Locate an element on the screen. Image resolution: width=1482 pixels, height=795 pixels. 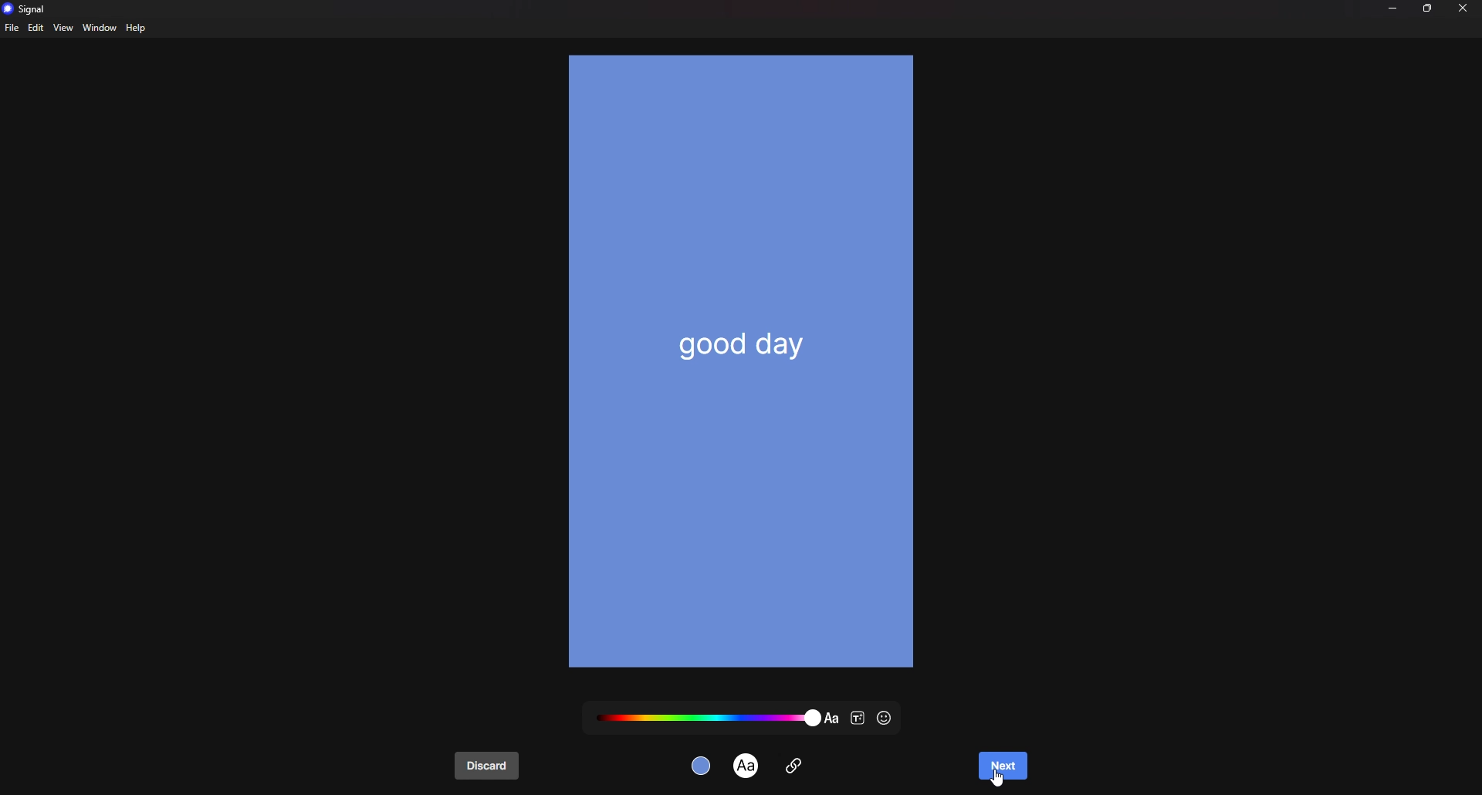
cursor is located at coordinates (998, 778).